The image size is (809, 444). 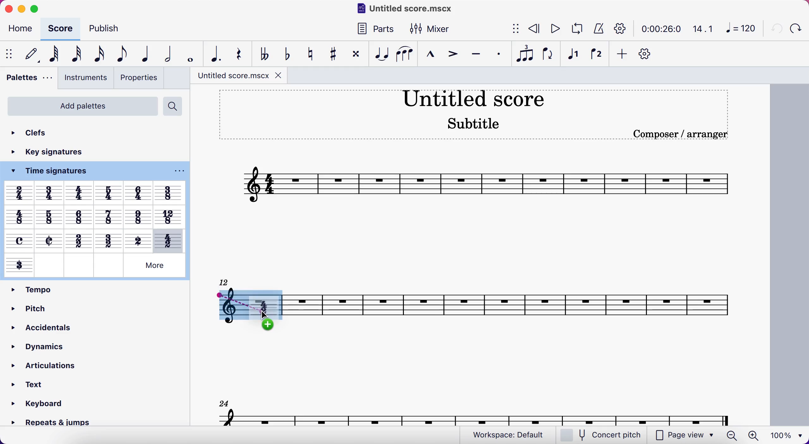 What do you see at coordinates (118, 54) in the screenshot?
I see `eight note` at bounding box center [118, 54].